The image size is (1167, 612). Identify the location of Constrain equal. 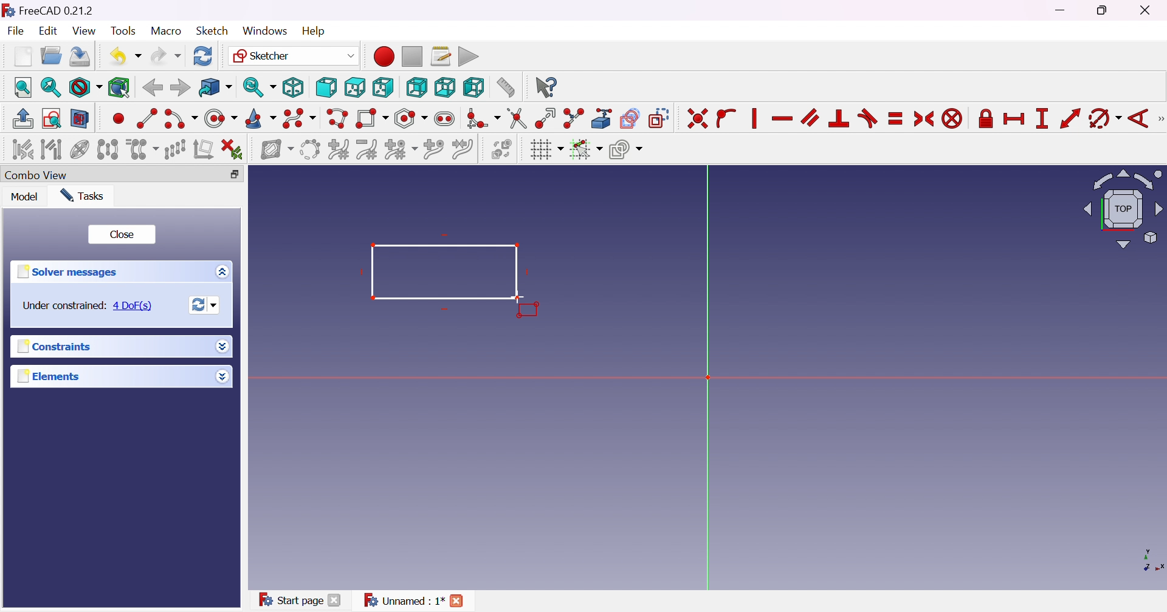
(897, 120).